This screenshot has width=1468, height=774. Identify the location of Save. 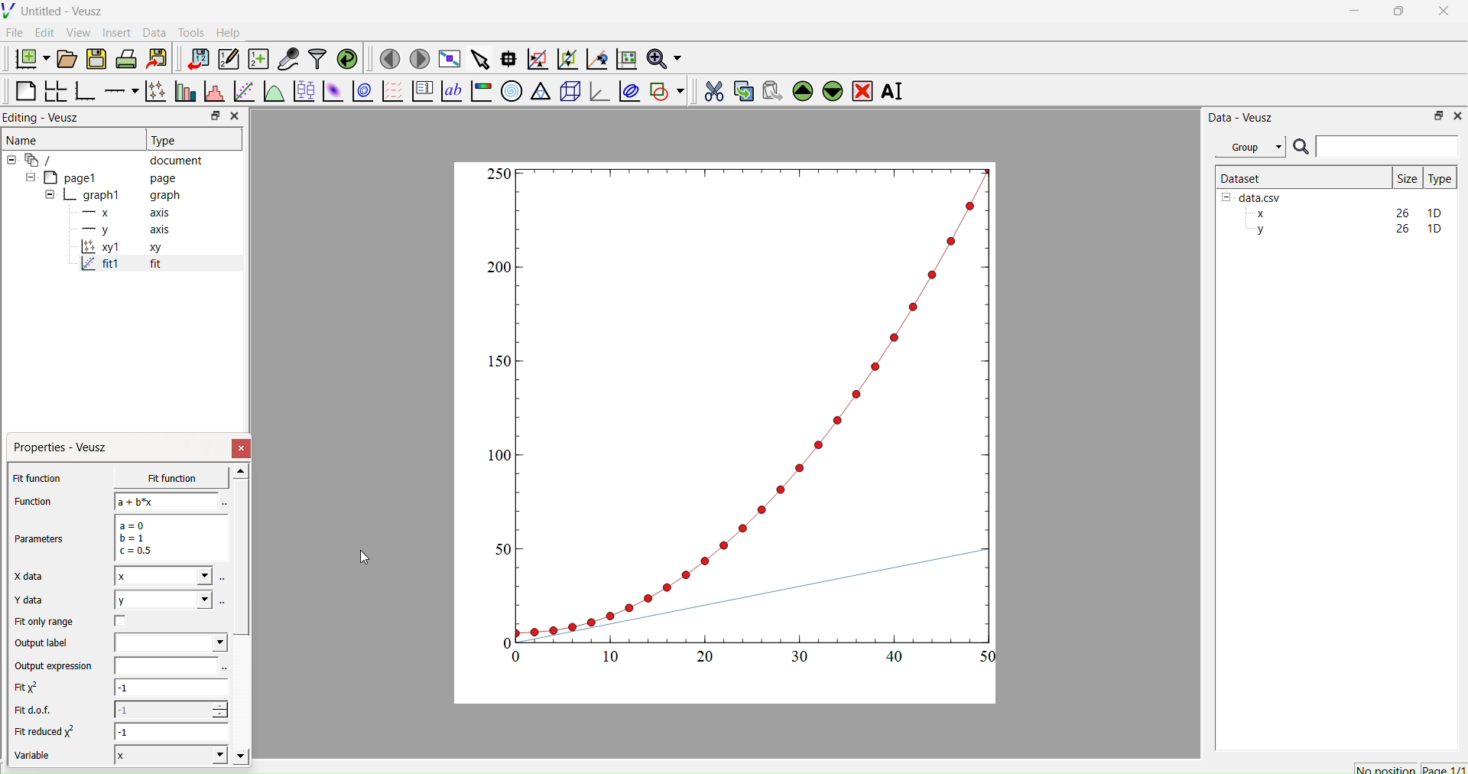
(96, 57).